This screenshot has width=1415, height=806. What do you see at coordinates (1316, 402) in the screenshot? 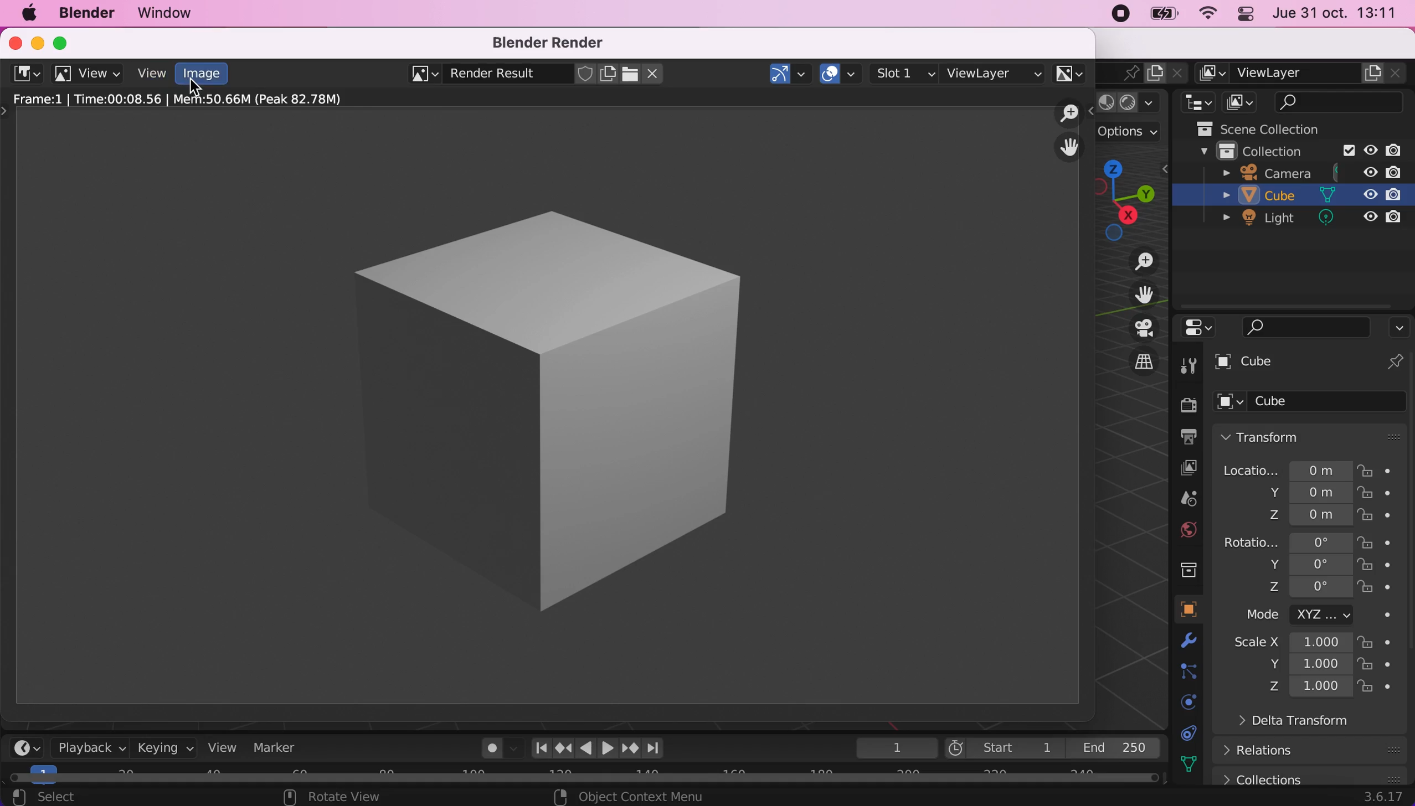
I see `cube options` at bounding box center [1316, 402].